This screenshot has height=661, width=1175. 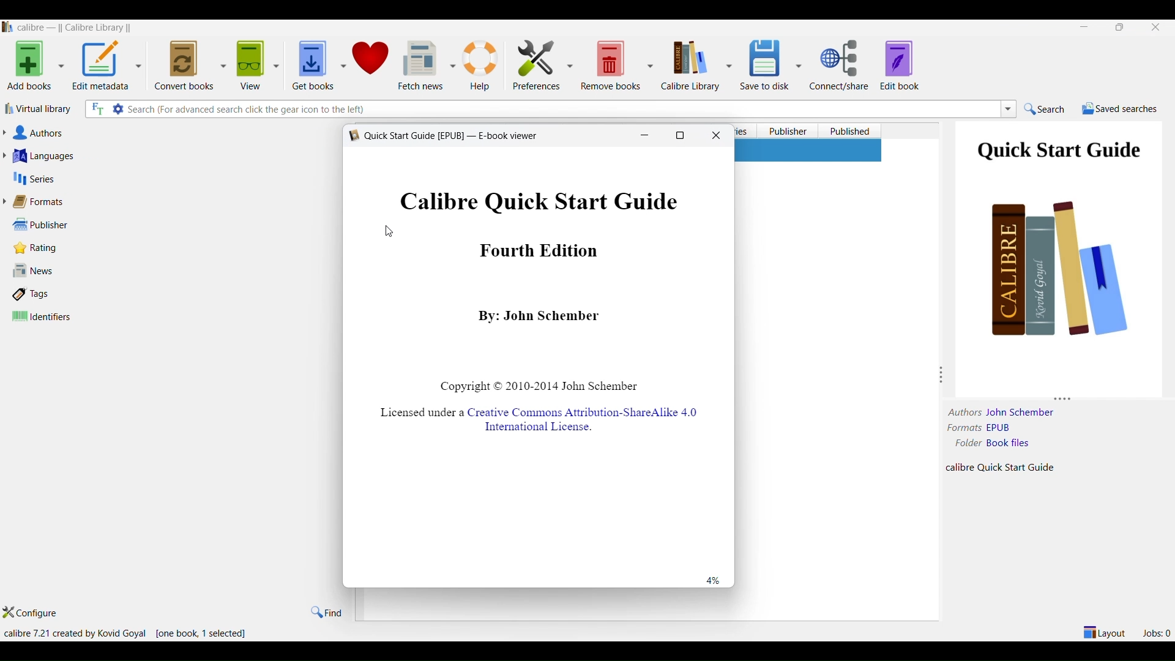 What do you see at coordinates (552, 289) in the screenshot?
I see `Calibre Quick Start Guide
Fourth Edition
By: John Schember
Copyright © 2010-2014 John Schember` at bounding box center [552, 289].